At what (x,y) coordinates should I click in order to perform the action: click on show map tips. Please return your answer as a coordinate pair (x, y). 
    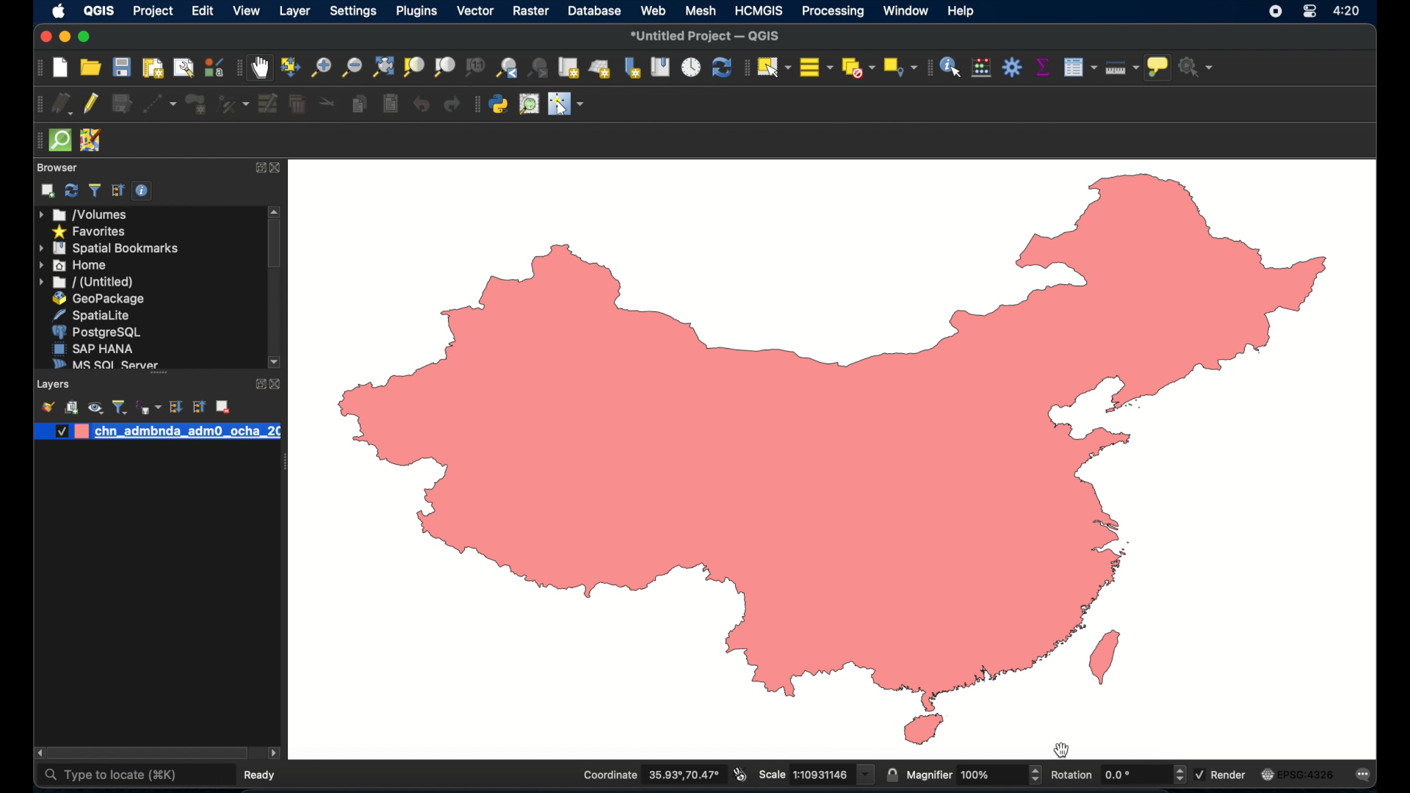
    Looking at the image, I should click on (1158, 68).